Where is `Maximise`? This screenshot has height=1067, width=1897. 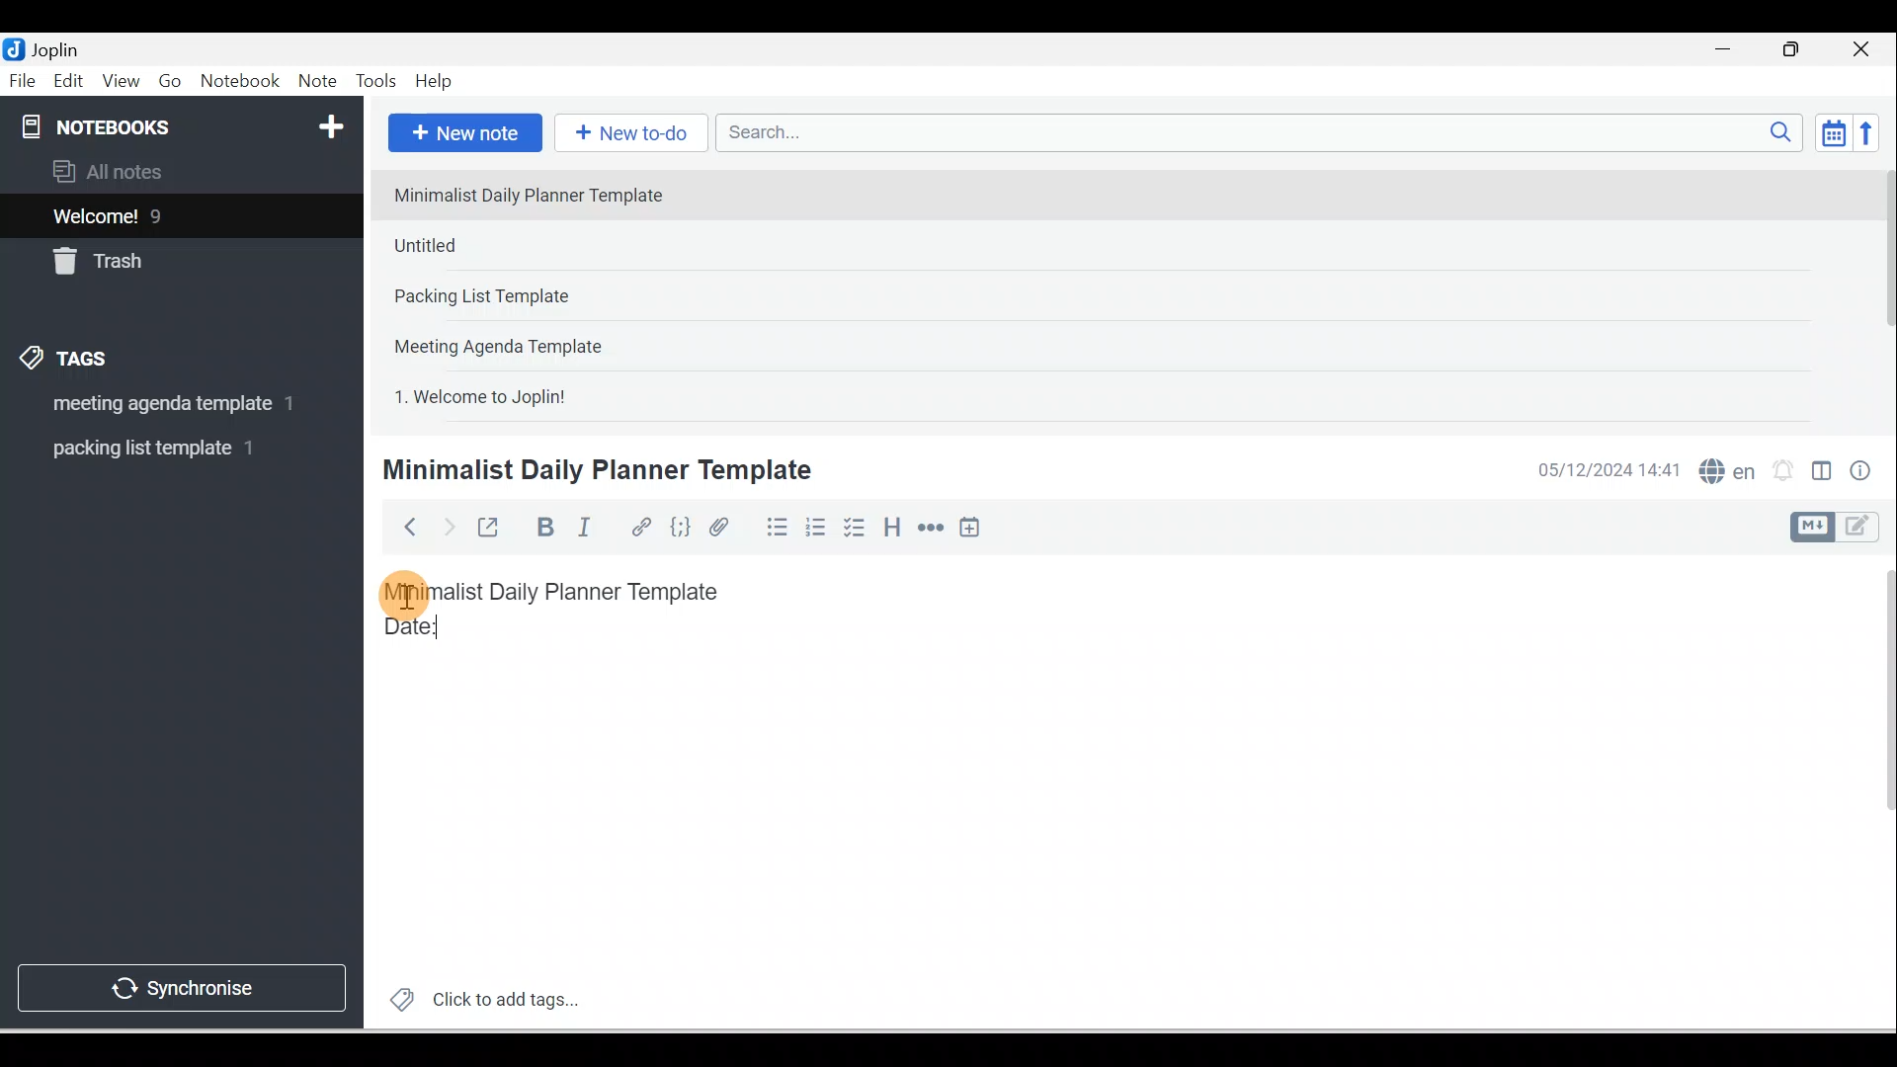
Maximise is located at coordinates (1798, 50).